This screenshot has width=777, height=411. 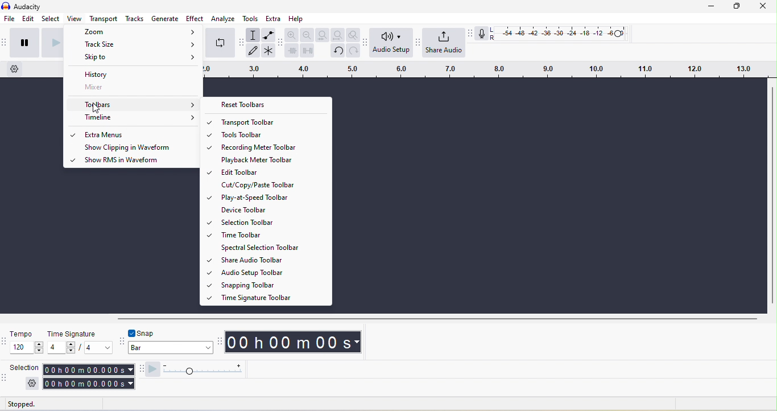 I want to click on Edit toolbar, so click(x=272, y=171).